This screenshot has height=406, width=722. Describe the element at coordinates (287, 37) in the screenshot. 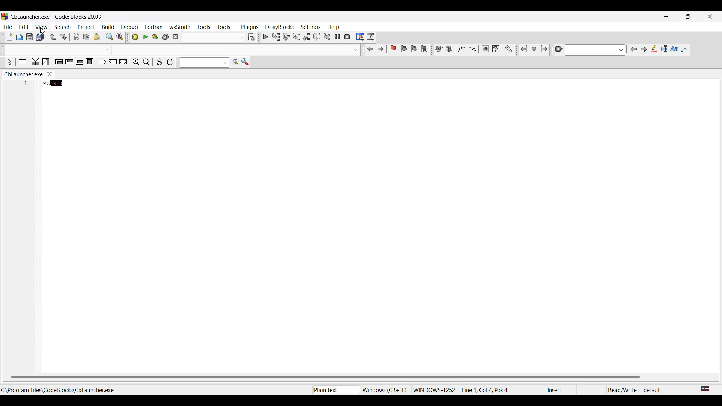

I see `Next line` at that location.